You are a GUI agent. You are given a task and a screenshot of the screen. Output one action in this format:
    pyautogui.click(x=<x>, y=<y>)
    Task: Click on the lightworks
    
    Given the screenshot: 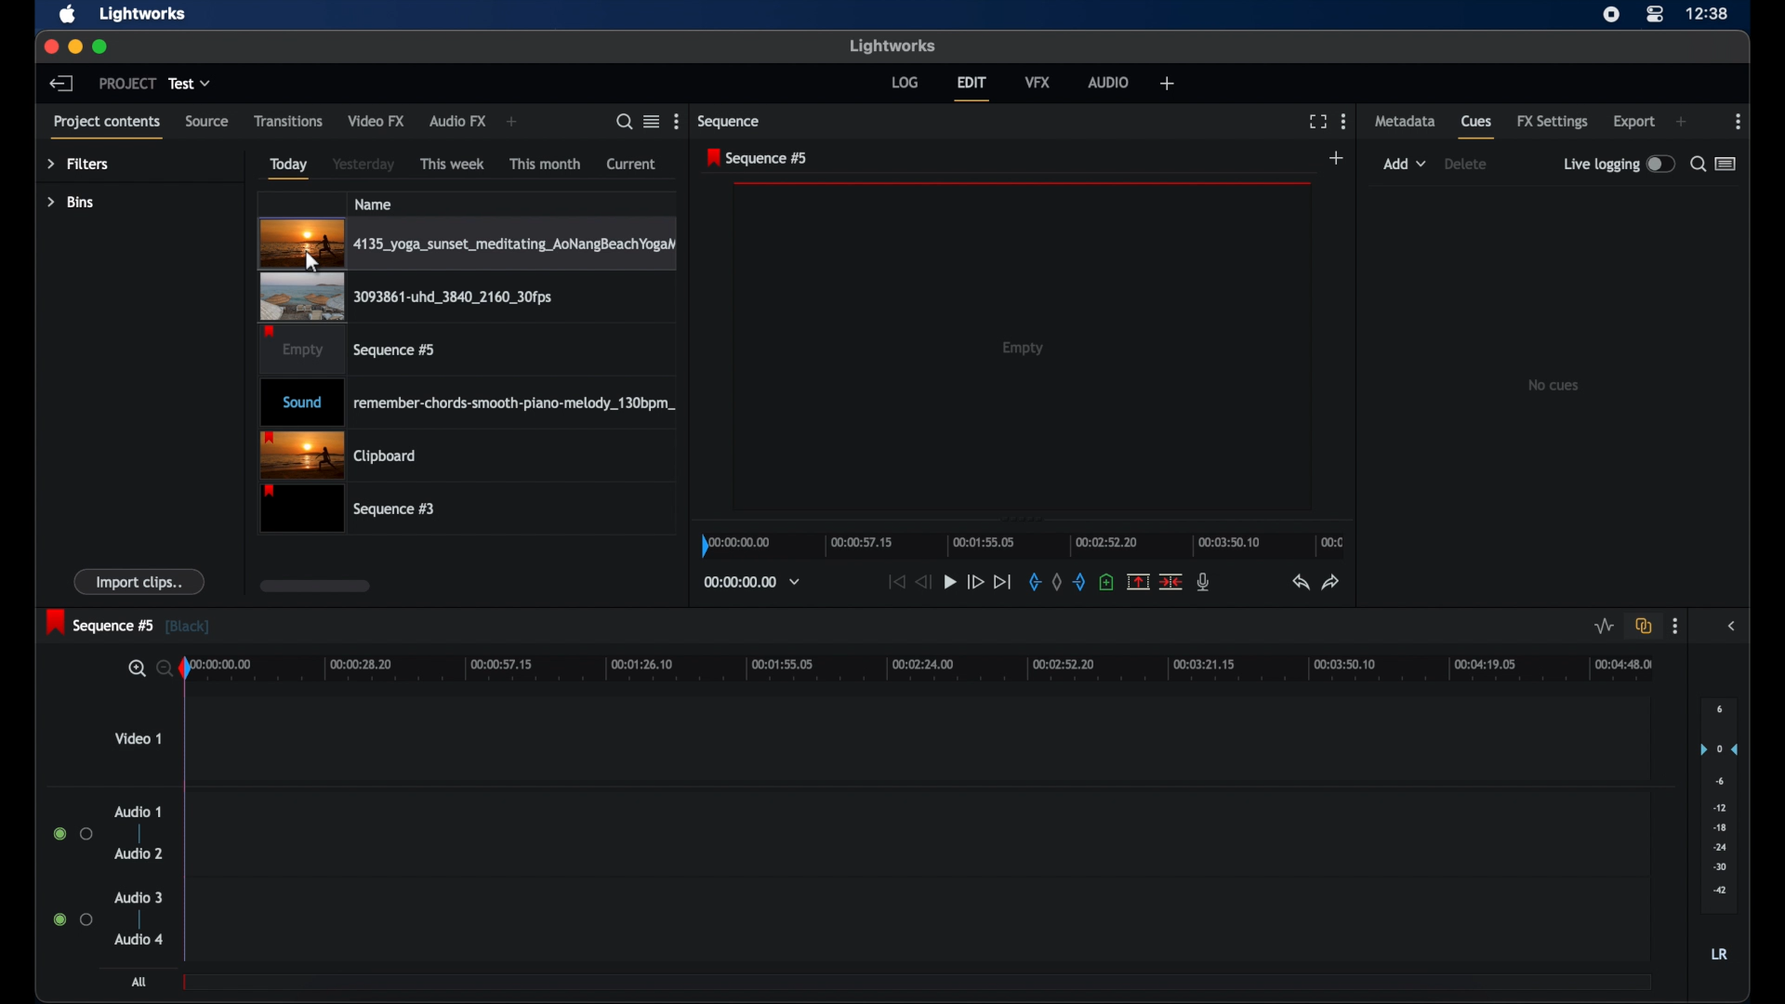 What is the action you would take?
    pyautogui.click(x=144, y=14)
    